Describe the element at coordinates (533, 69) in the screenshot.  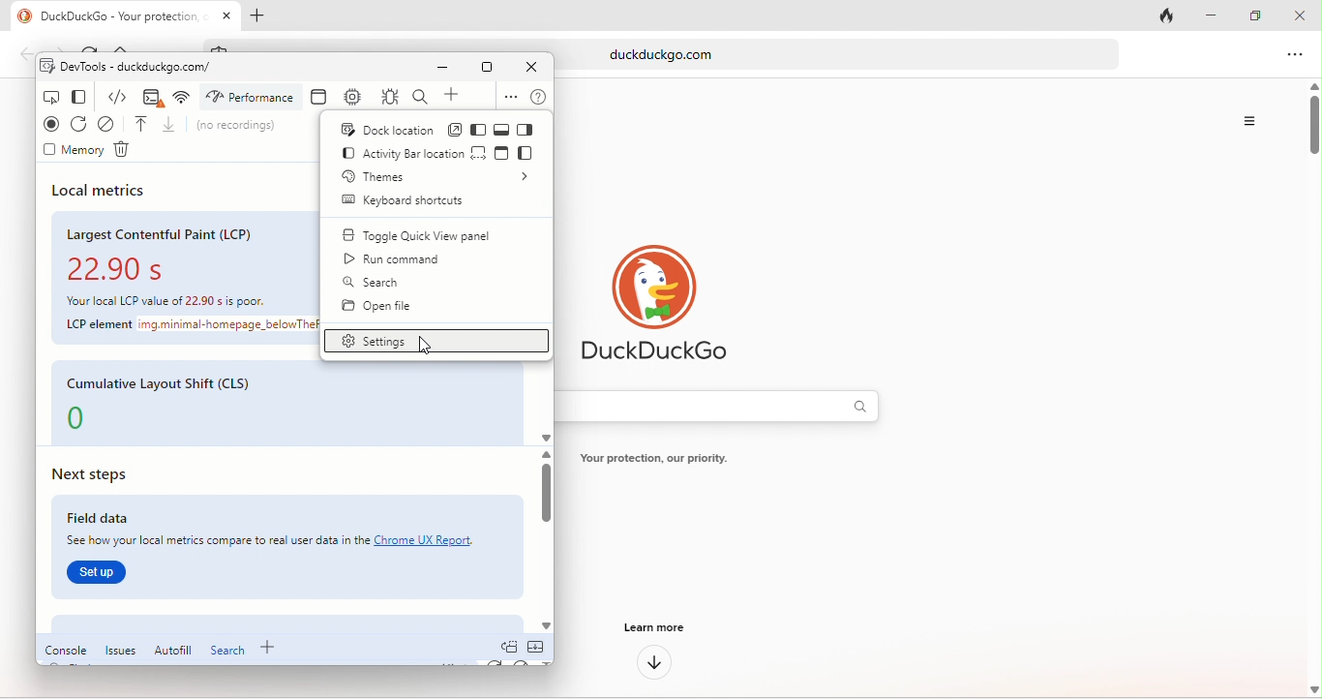
I see `close` at that location.